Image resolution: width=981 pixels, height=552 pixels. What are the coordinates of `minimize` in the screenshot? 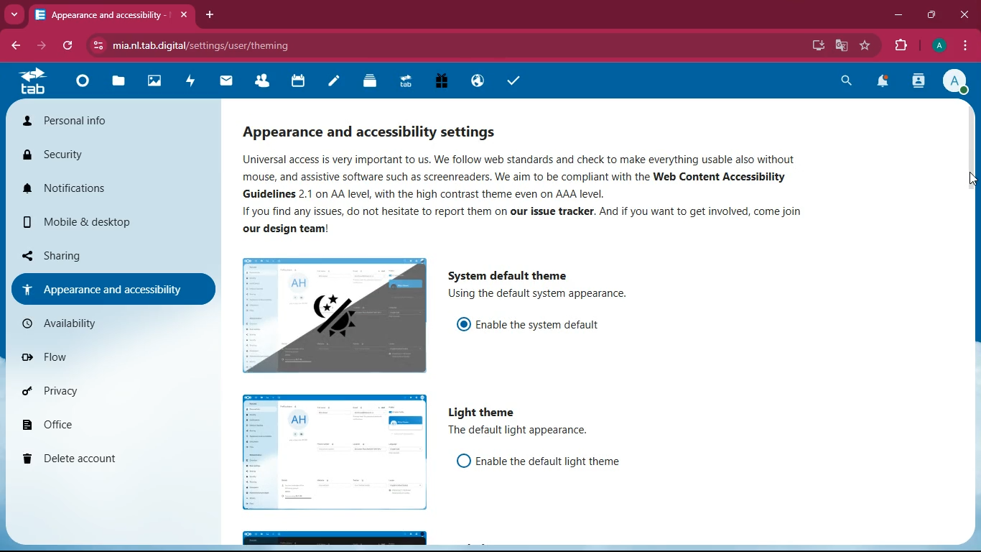 It's located at (896, 17).